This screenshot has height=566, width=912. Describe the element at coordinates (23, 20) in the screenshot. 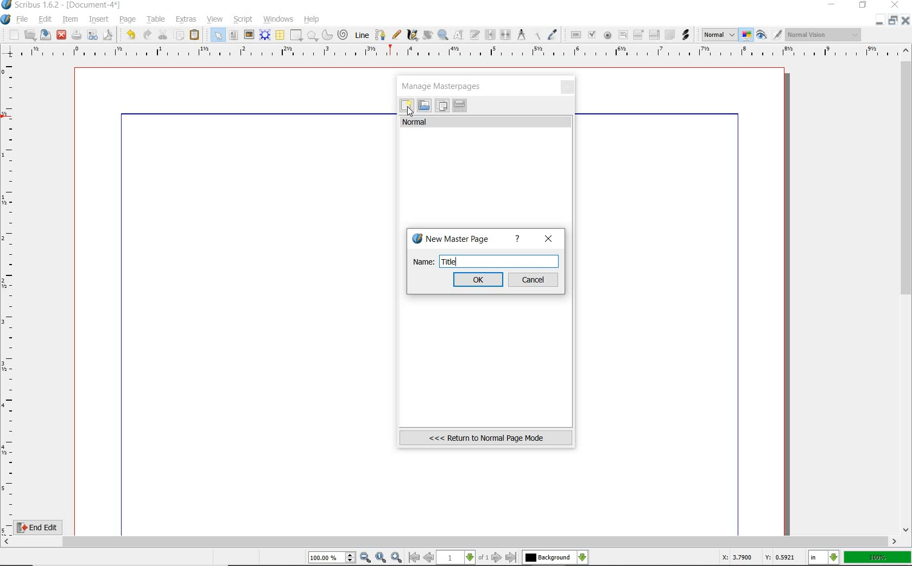

I see `file` at that location.